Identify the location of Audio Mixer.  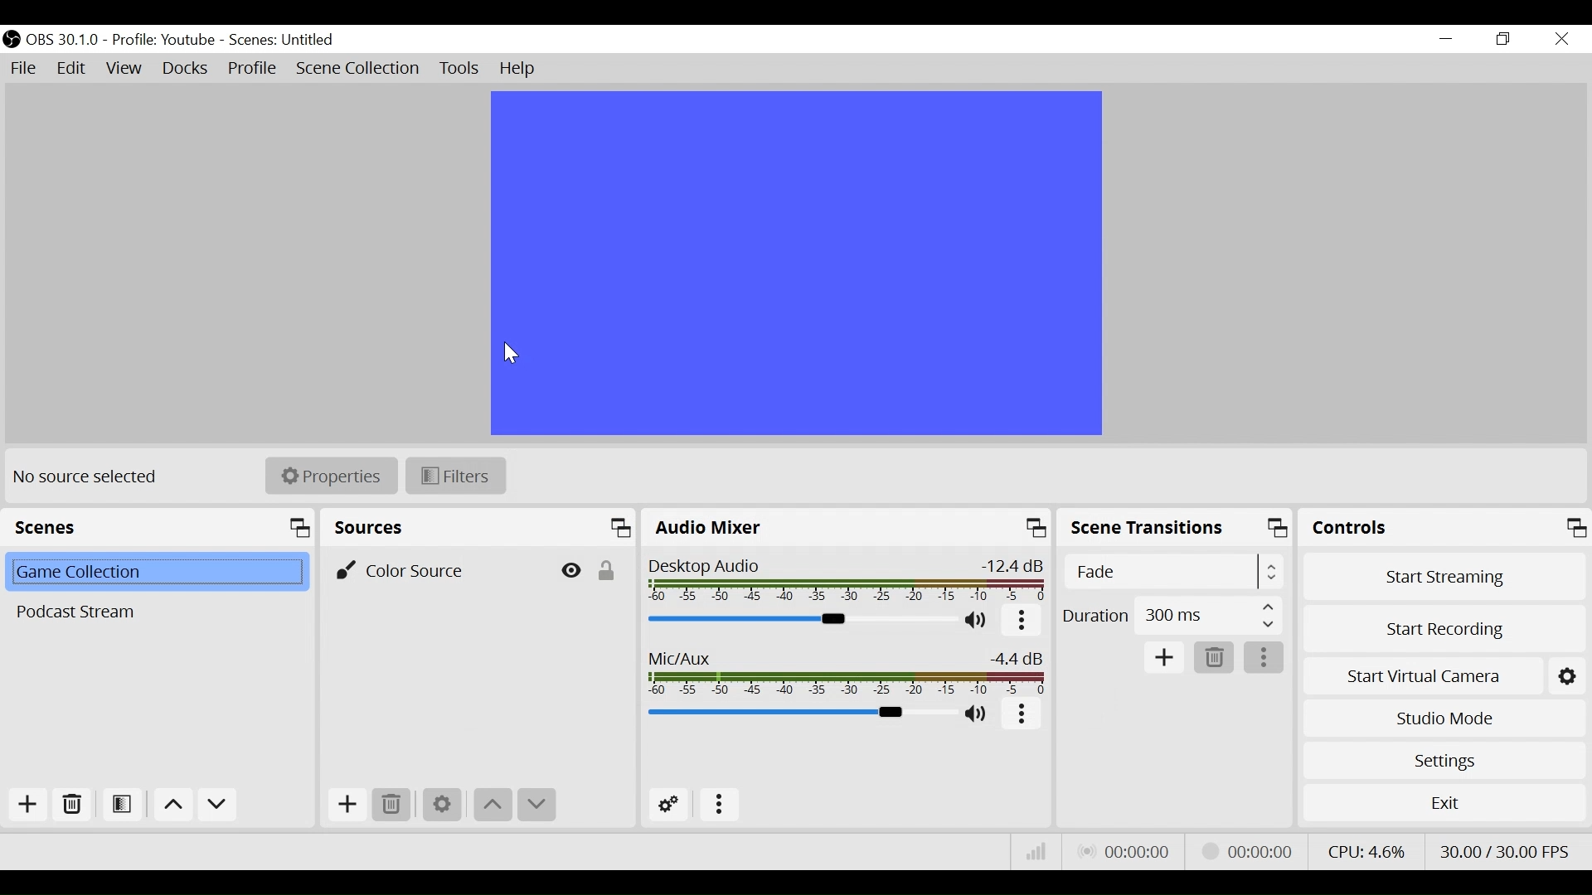
(848, 527).